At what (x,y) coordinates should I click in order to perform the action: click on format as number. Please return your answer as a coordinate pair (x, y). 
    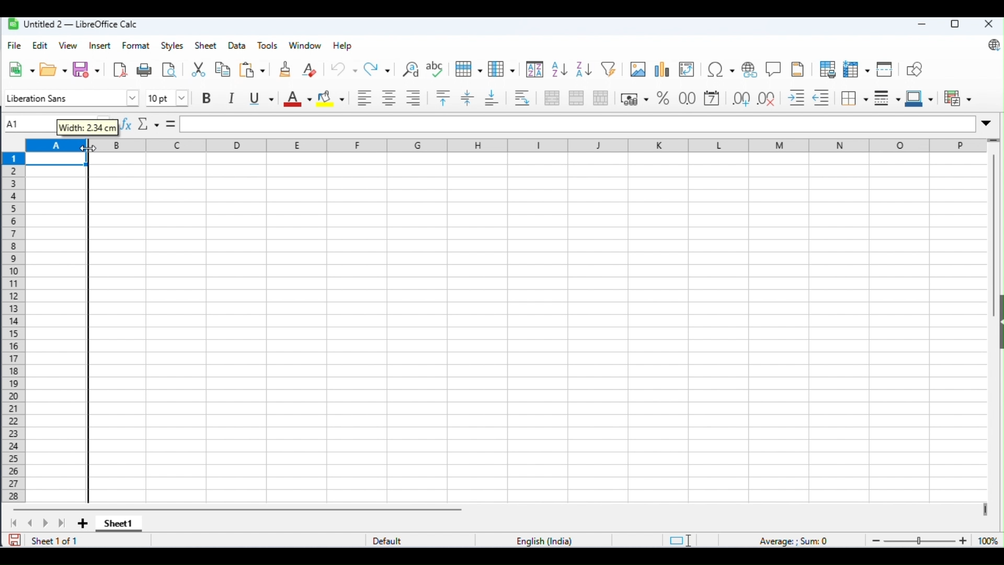
    Looking at the image, I should click on (687, 98).